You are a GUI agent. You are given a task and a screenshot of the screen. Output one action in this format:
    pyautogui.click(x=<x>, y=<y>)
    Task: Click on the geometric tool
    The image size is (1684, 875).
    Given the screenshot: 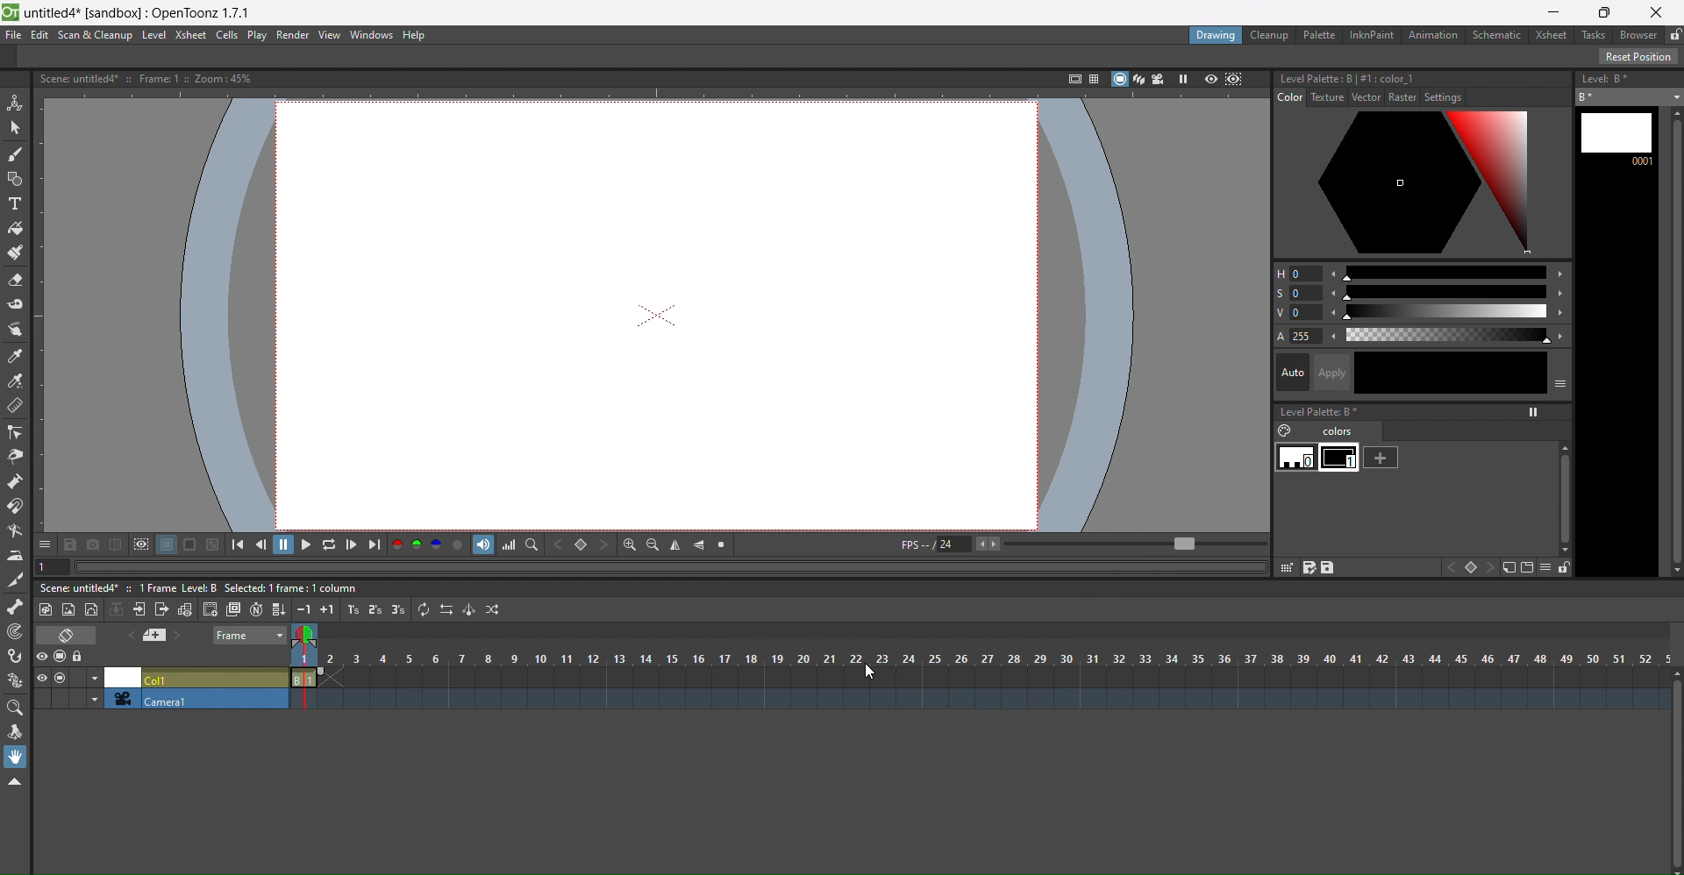 What is the action you would take?
    pyautogui.click(x=14, y=181)
    